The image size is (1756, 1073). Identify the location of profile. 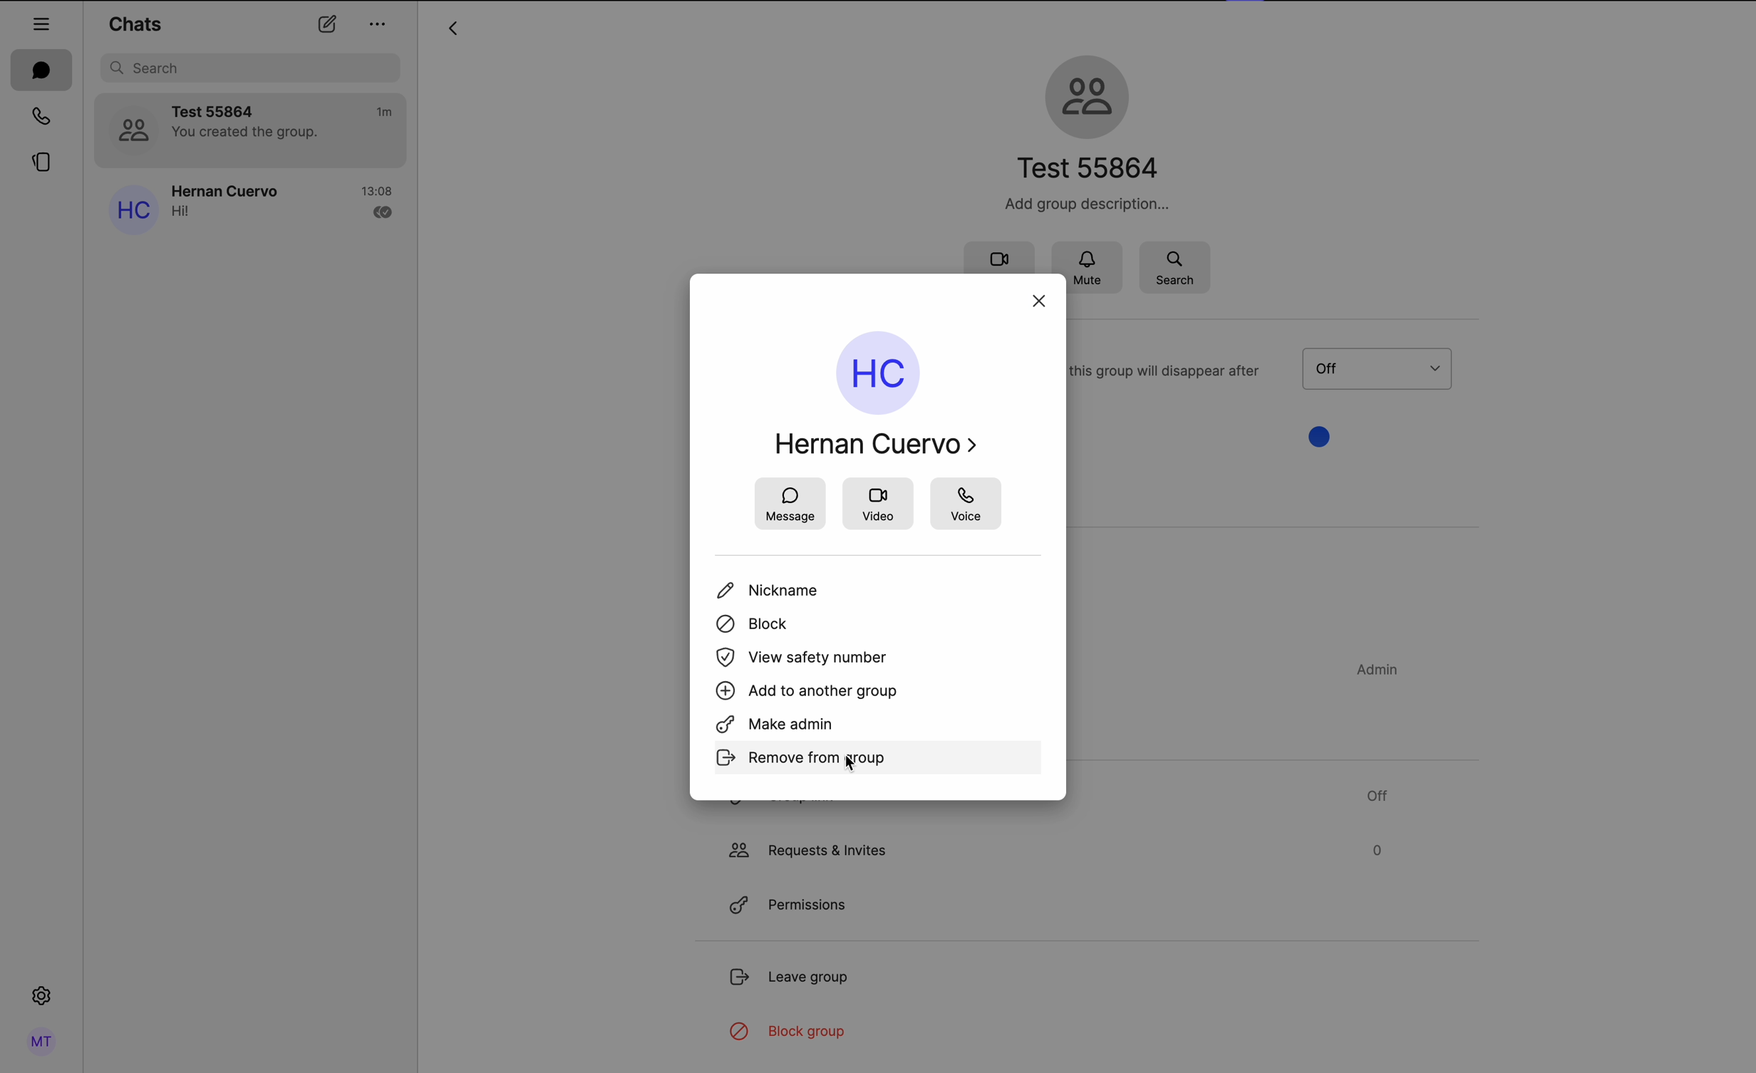
(39, 1042).